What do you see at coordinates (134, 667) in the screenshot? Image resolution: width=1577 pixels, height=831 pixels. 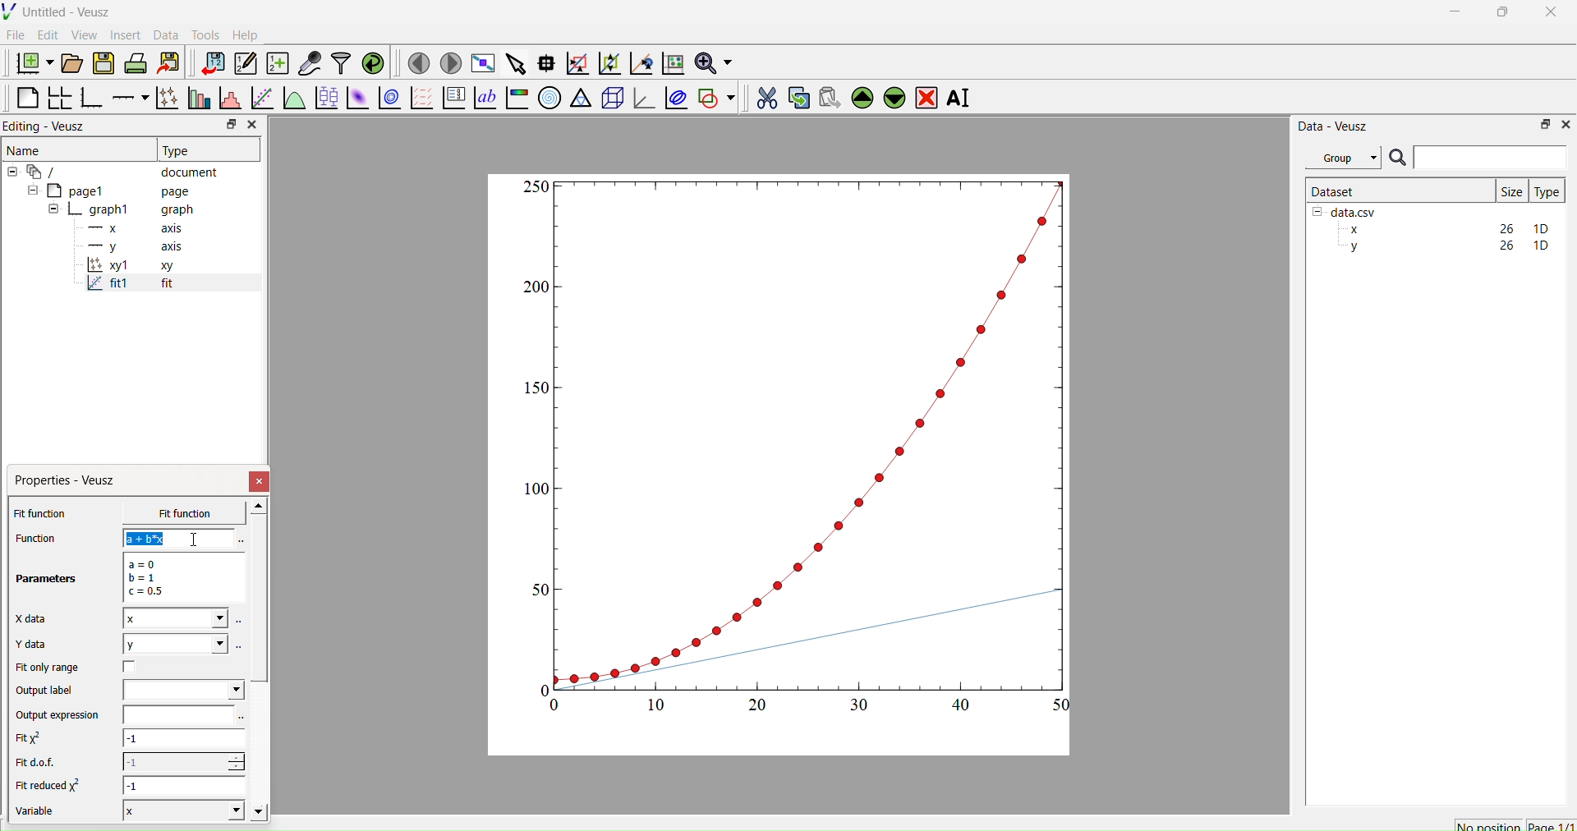 I see `Checkbox` at bounding box center [134, 667].